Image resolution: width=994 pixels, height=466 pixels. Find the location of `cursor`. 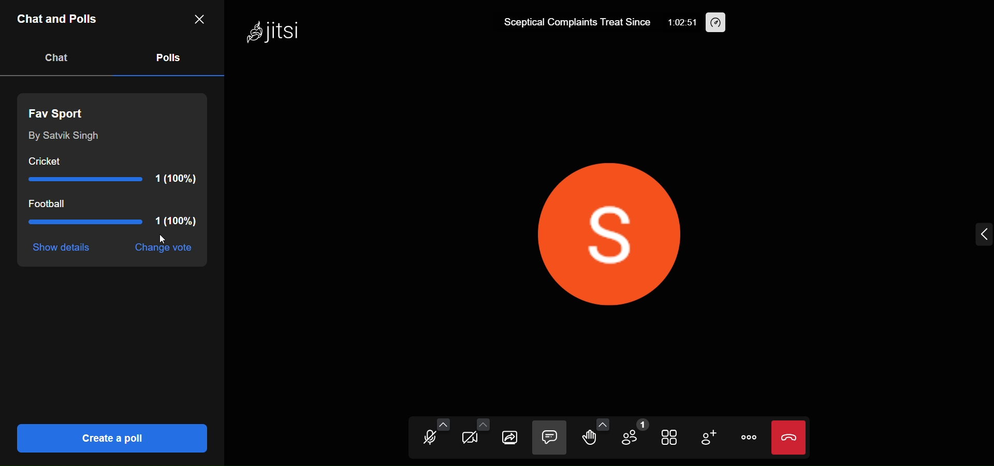

cursor is located at coordinates (164, 240).